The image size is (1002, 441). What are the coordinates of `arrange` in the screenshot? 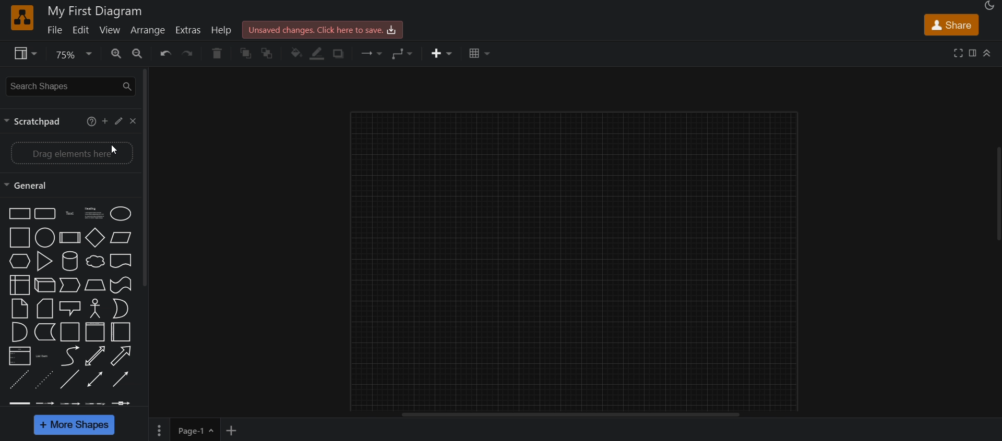 It's located at (150, 31).